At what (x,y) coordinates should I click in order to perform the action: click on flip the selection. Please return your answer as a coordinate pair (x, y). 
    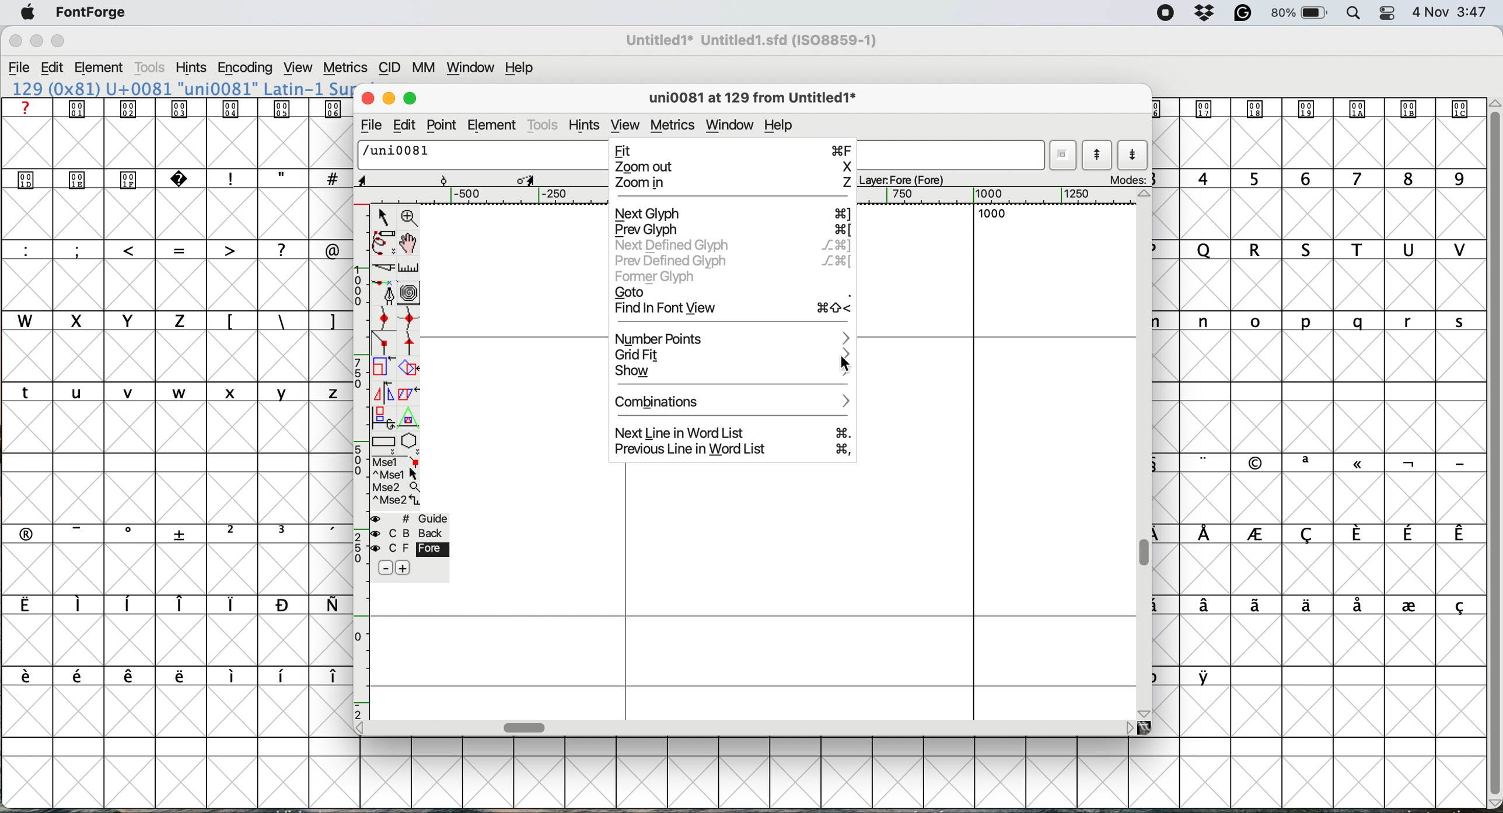
    Looking at the image, I should click on (384, 392).